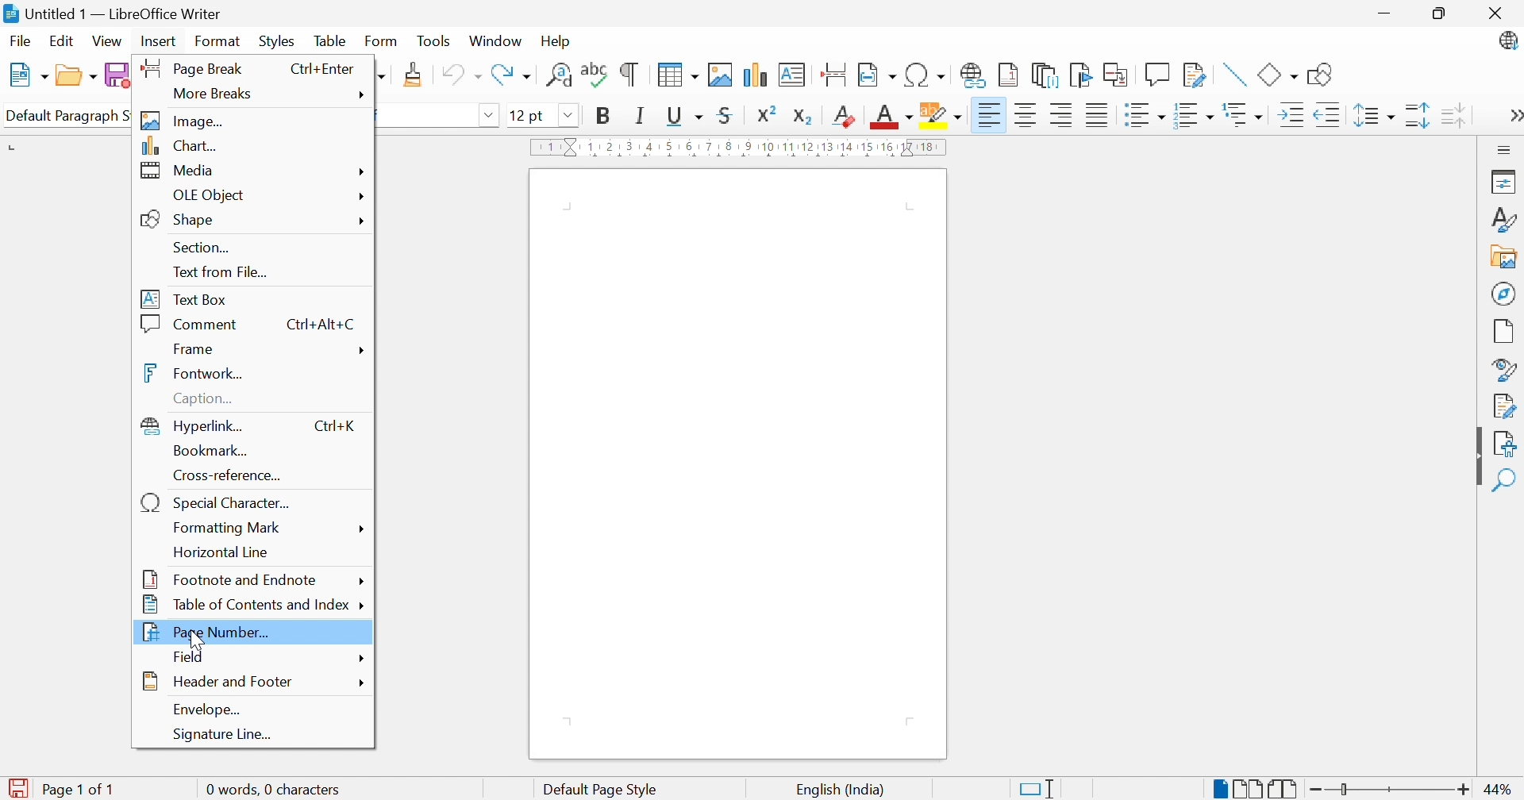  Describe the element at coordinates (756, 75) in the screenshot. I see `Insert chart` at that location.